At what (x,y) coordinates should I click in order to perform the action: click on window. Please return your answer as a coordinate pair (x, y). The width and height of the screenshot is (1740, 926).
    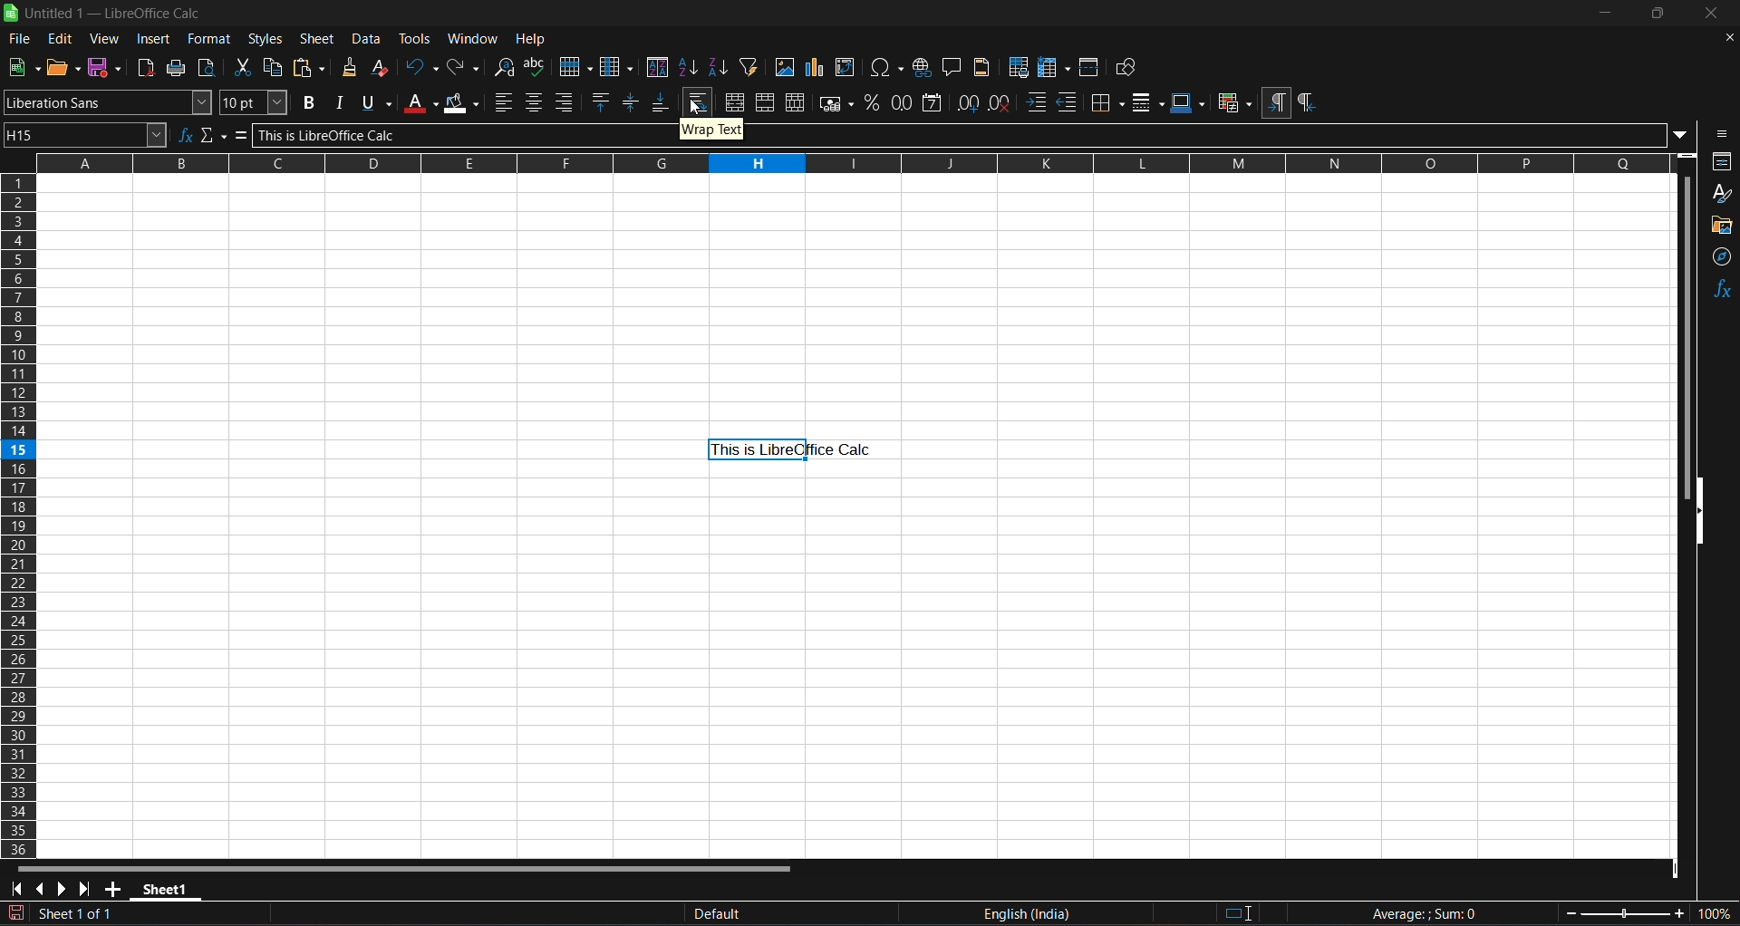
    Looking at the image, I should click on (473, 38).